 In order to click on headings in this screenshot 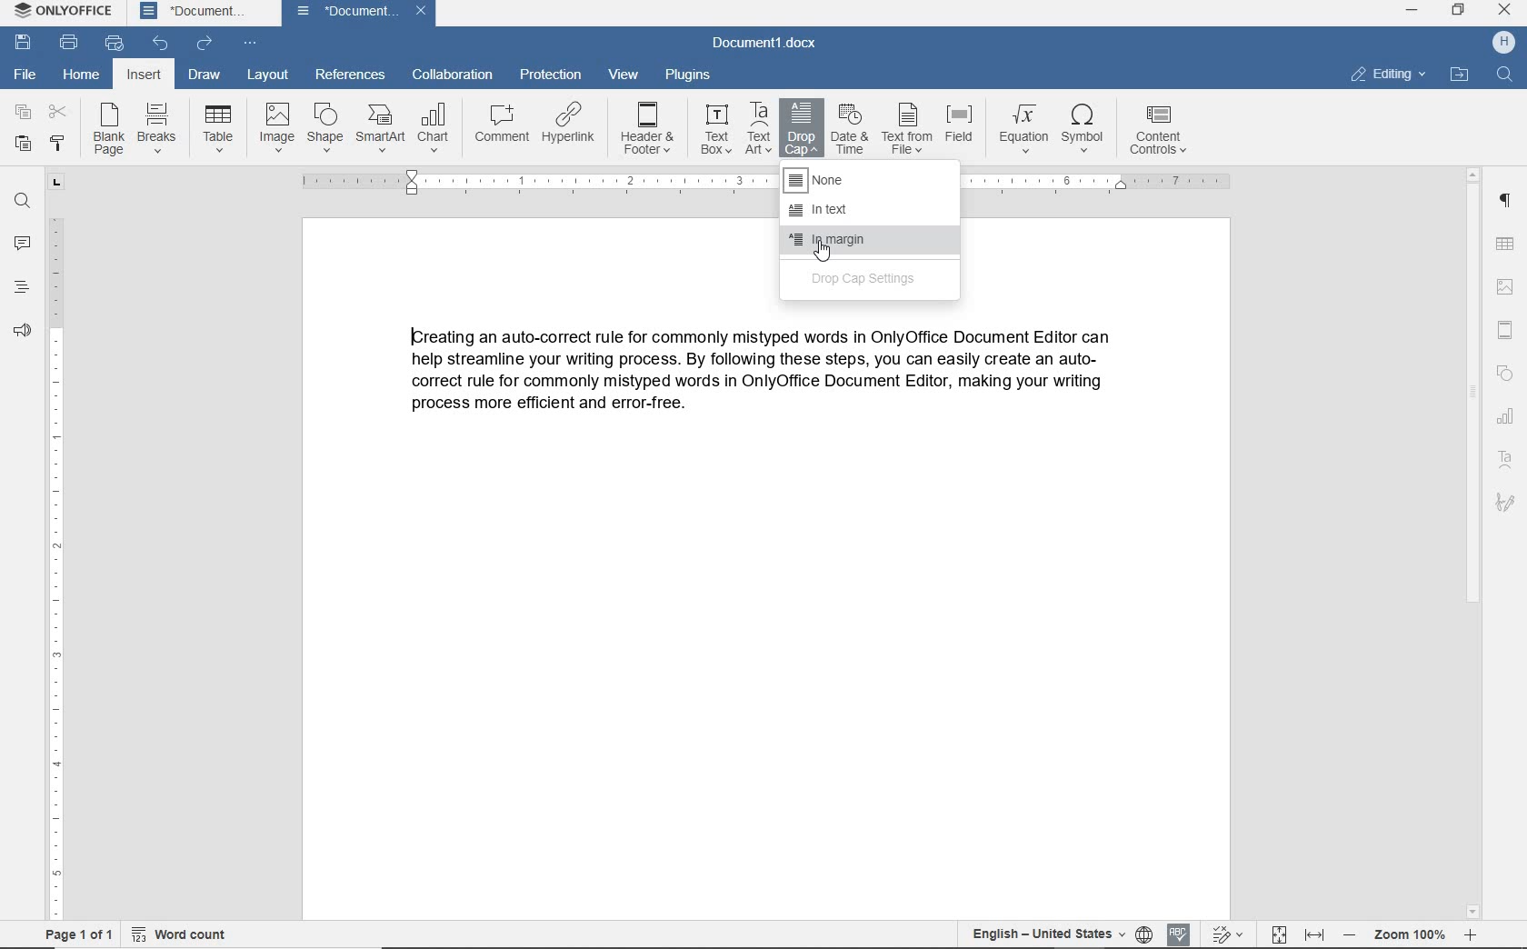, I will do `click(20, 289)`.